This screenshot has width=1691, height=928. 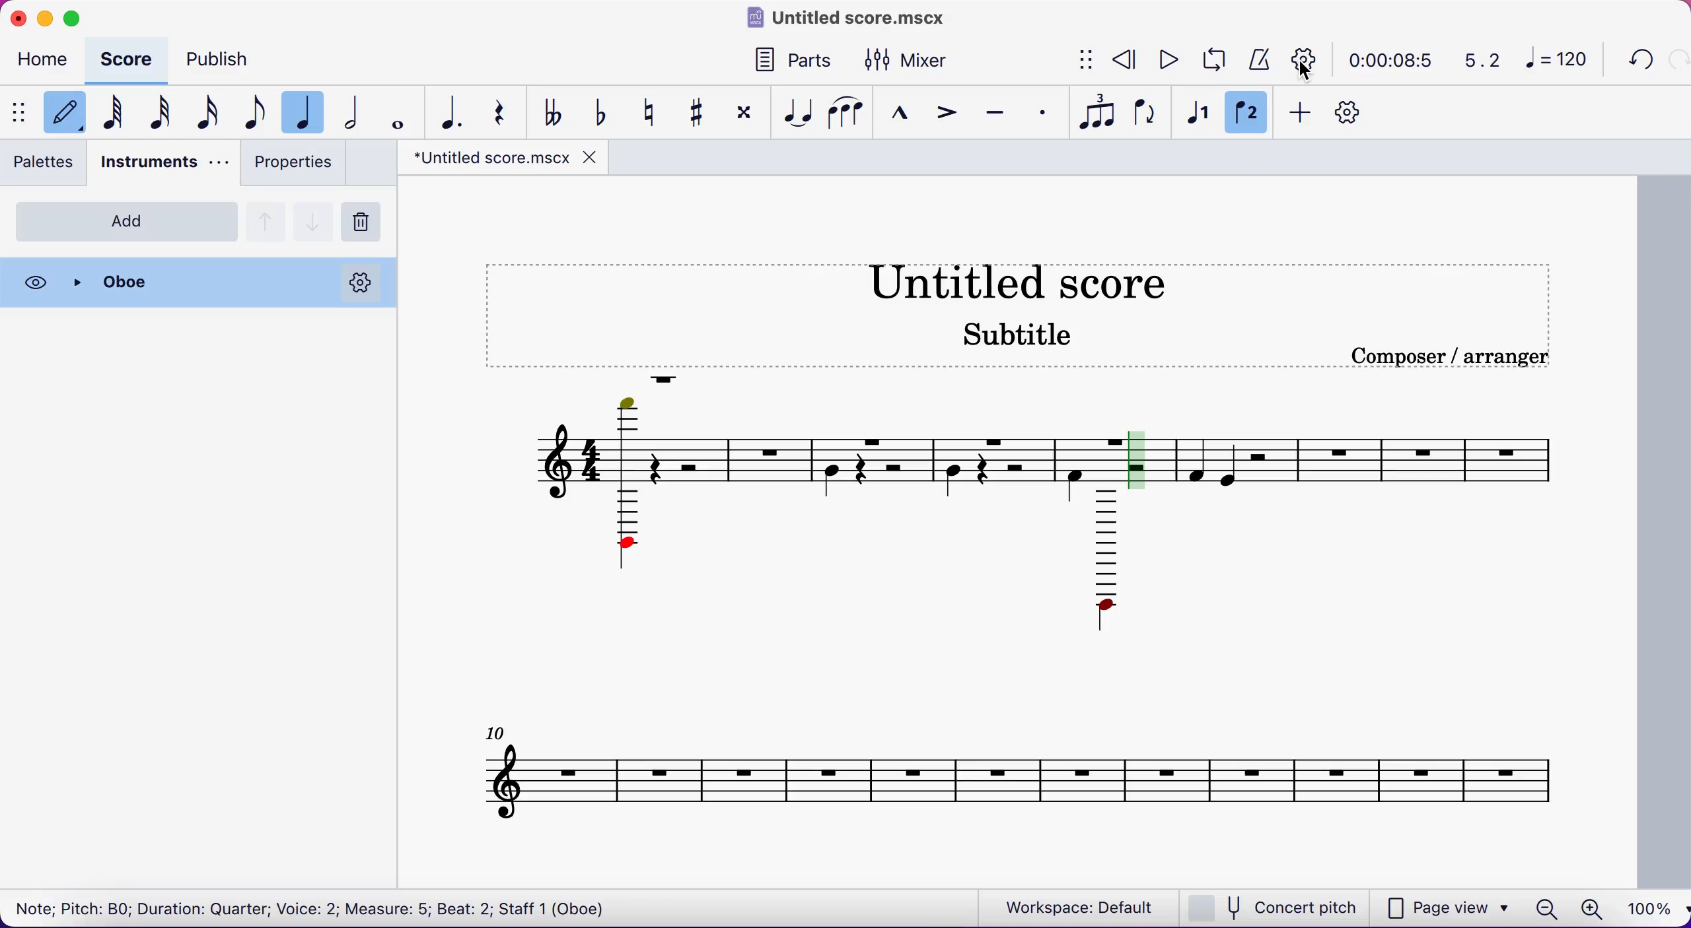 I want to click on minimize, so click(x=46, y=16).